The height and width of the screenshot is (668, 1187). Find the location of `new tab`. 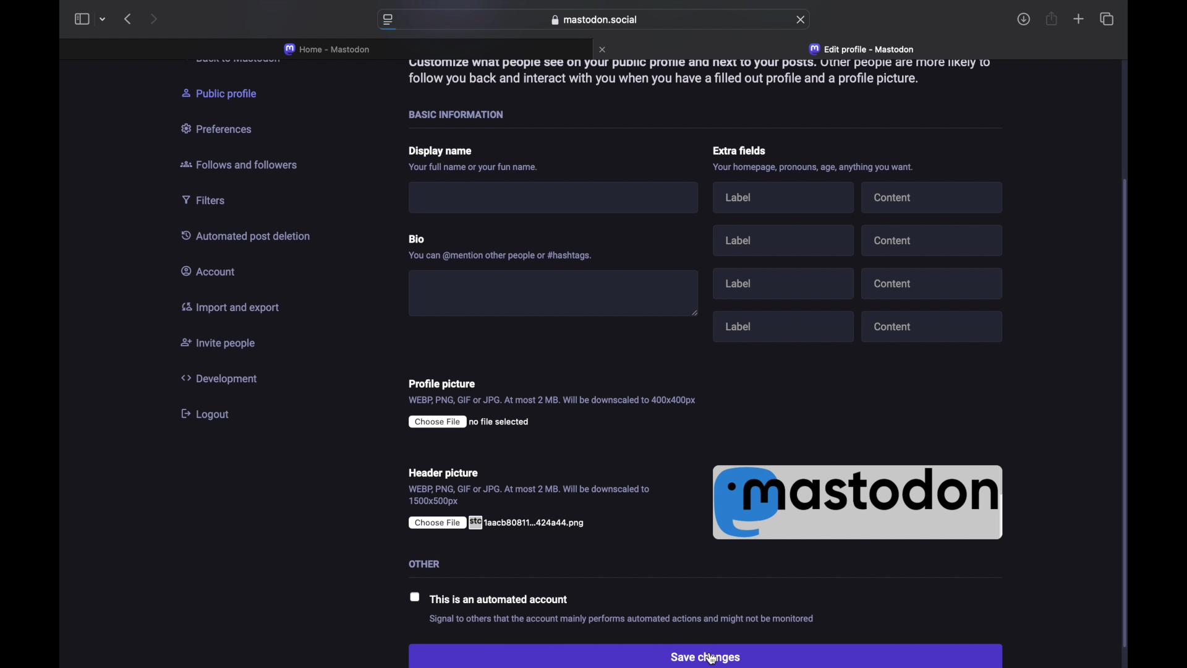

new tab is located at coordinates (1078, 20).